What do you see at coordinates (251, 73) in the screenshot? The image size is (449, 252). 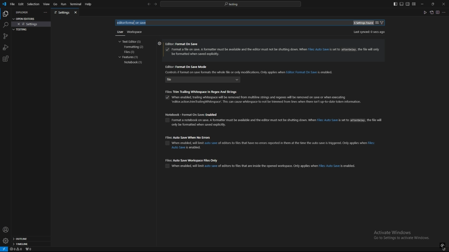 I see `controls if format on save formats the whole file or only modifications. Only applies when editor is enabled` at bounding box center [251, 73].